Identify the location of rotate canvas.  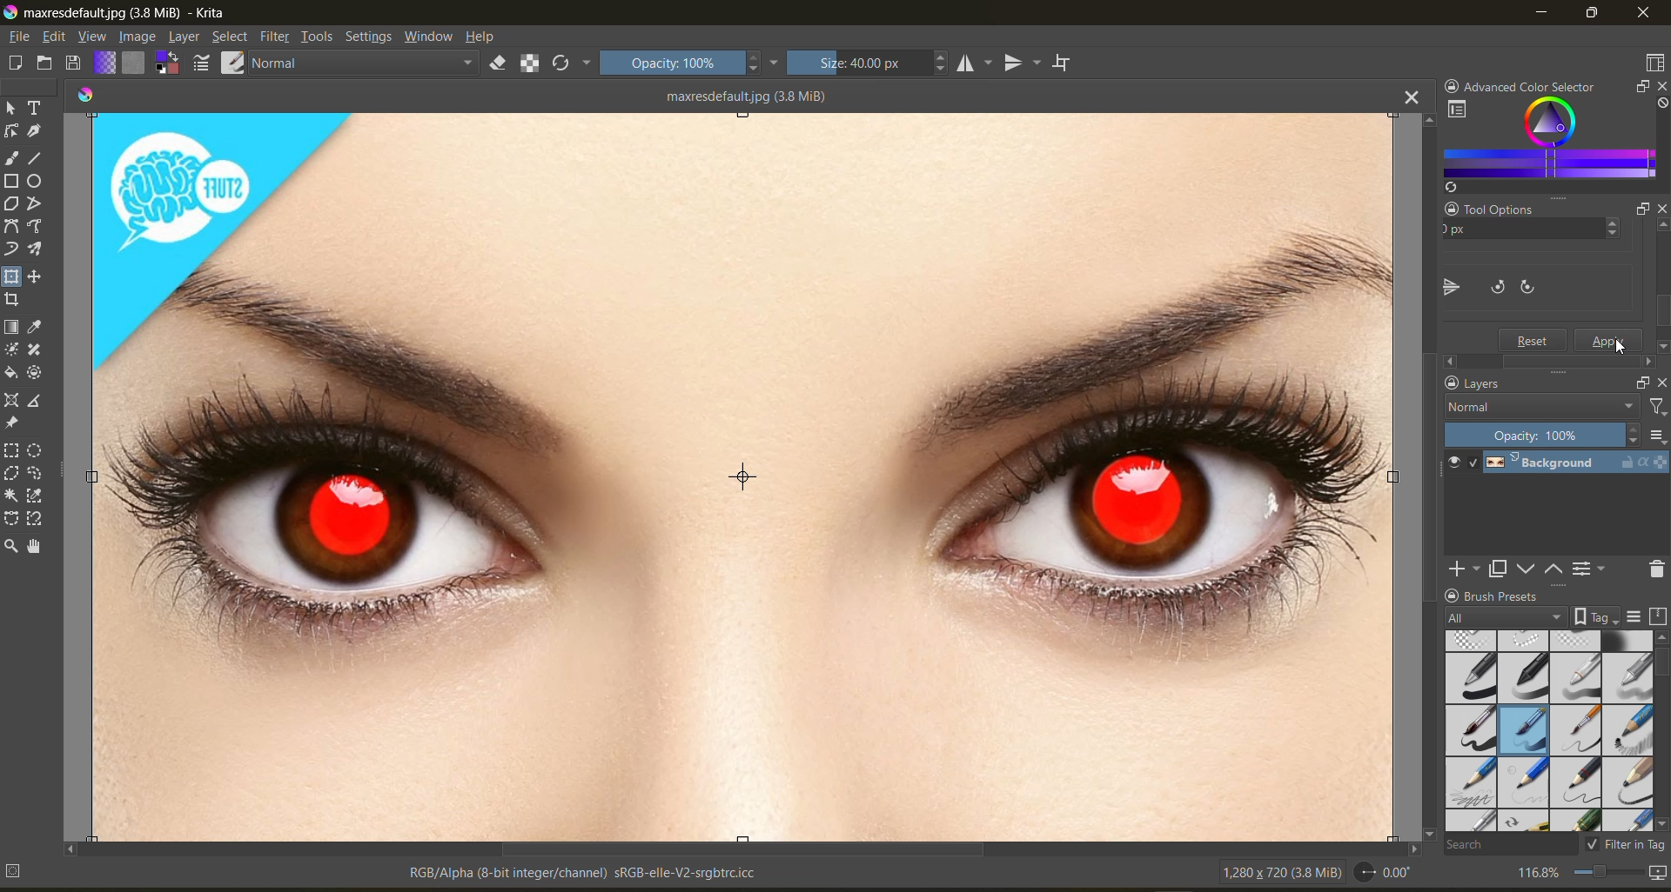
(1388, 875).